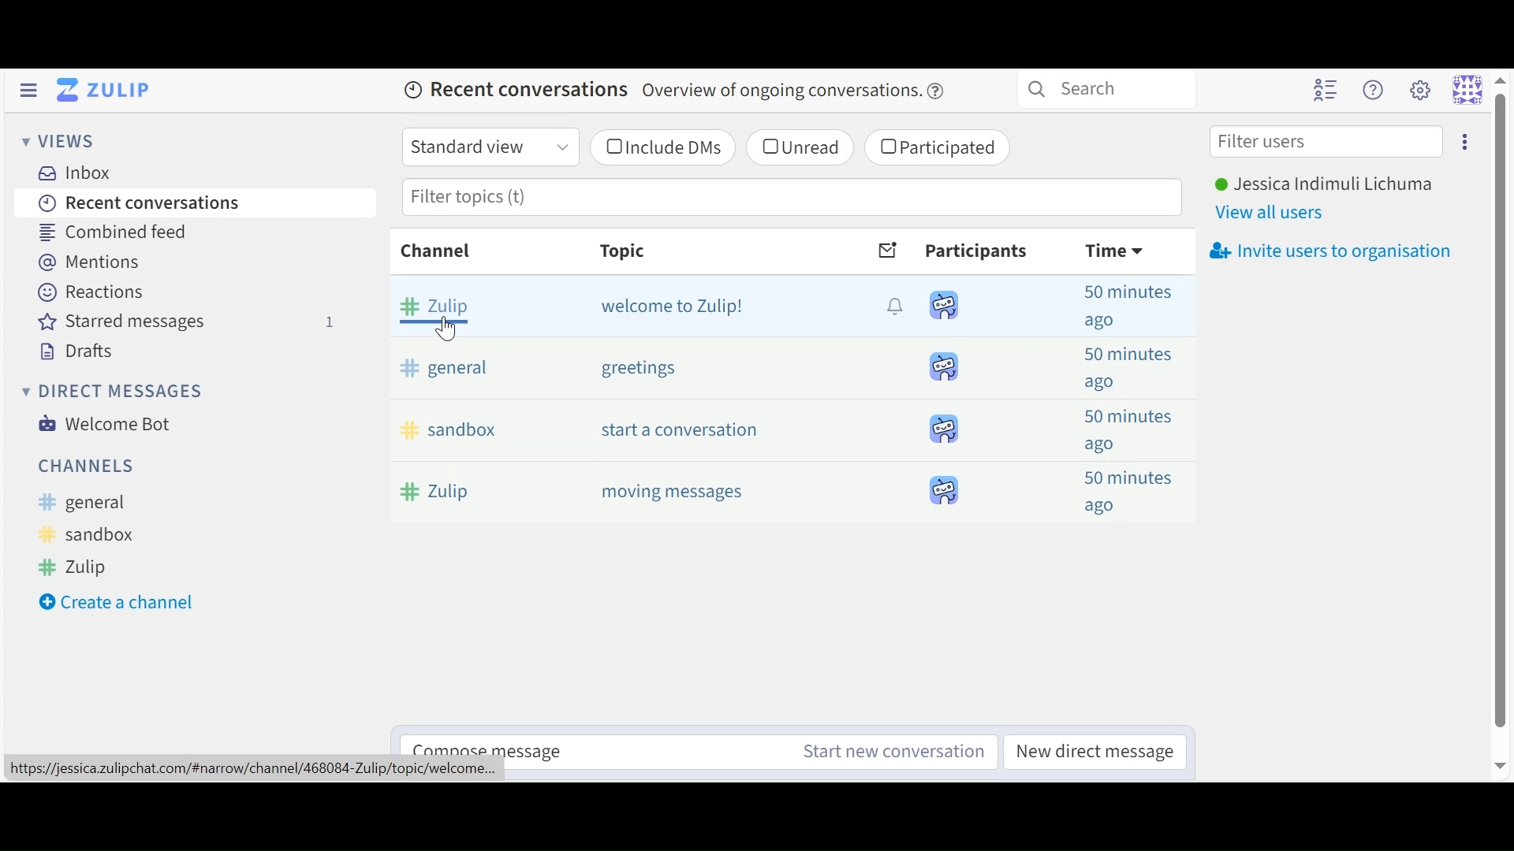 The image size is (1514, 851). Describe the element at coordinates (92, 535) in the screenshot. I see `Sandbox` at that location.